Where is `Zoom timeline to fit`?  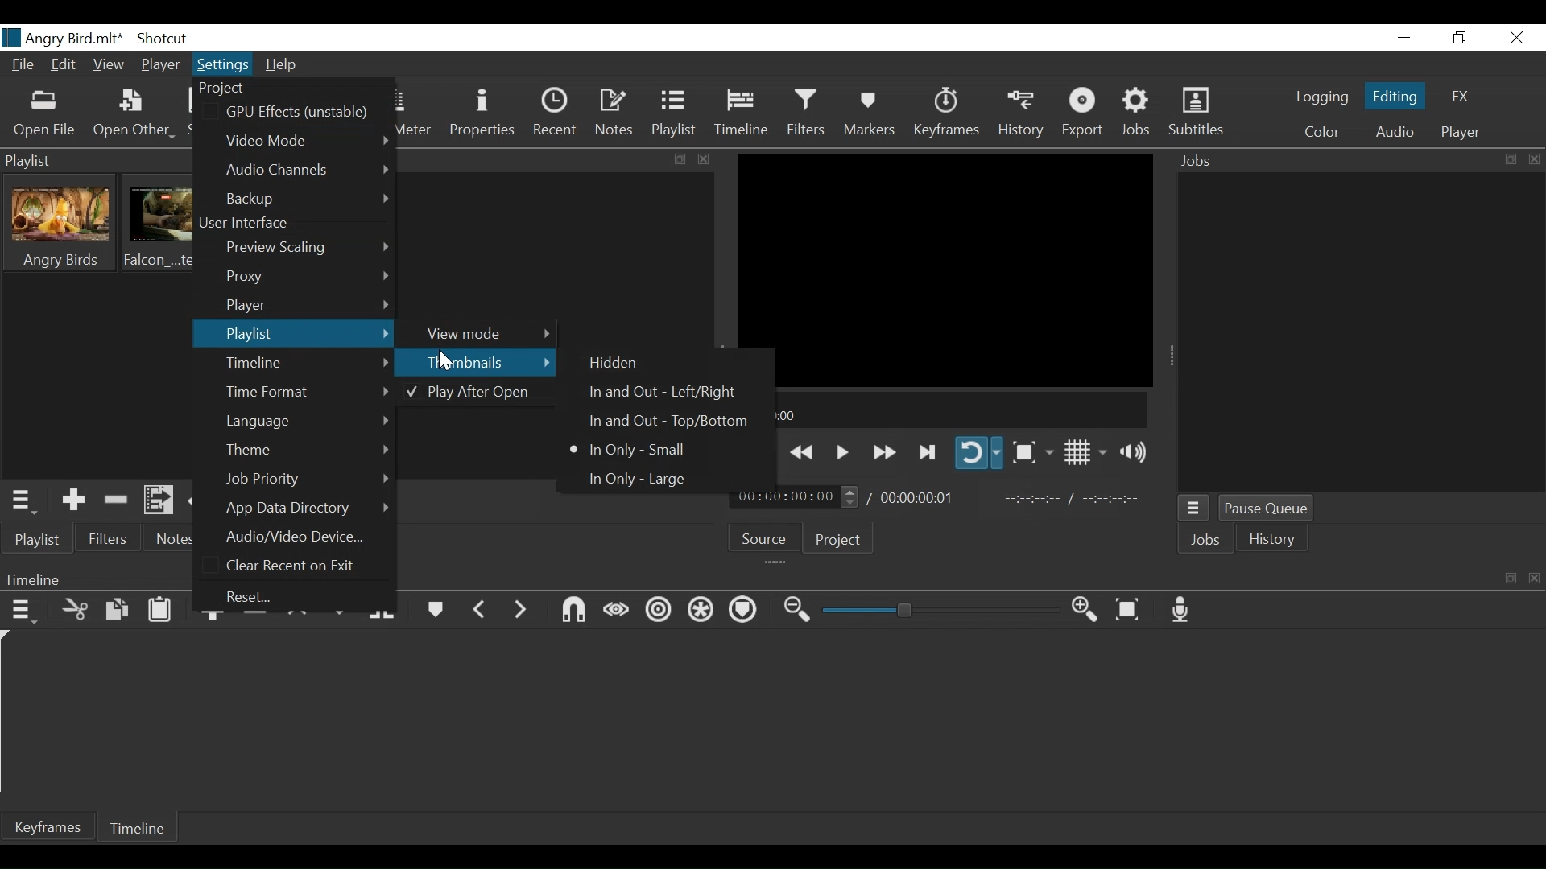
Zoom timeline to fit is located at coordinates (1130, 610).